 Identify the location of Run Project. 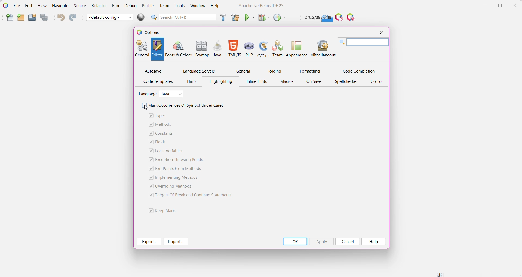
(250, 17).